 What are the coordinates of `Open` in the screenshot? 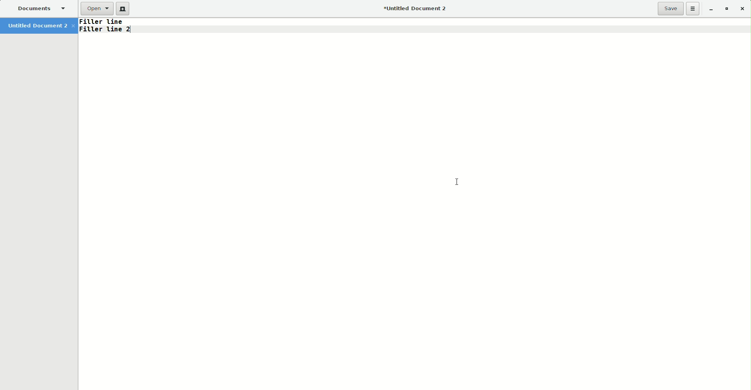 It's located at (96, 9).